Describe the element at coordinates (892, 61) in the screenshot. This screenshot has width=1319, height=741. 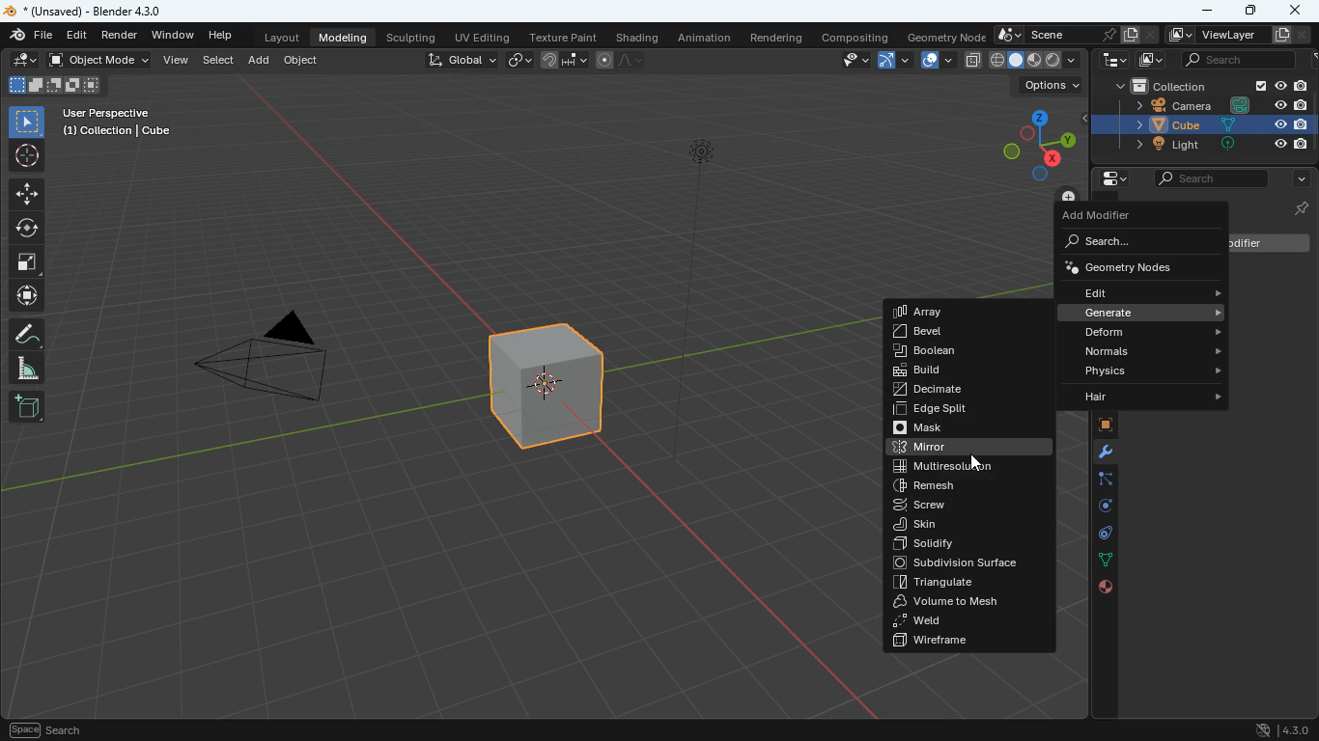
I see `arrow` at that location.